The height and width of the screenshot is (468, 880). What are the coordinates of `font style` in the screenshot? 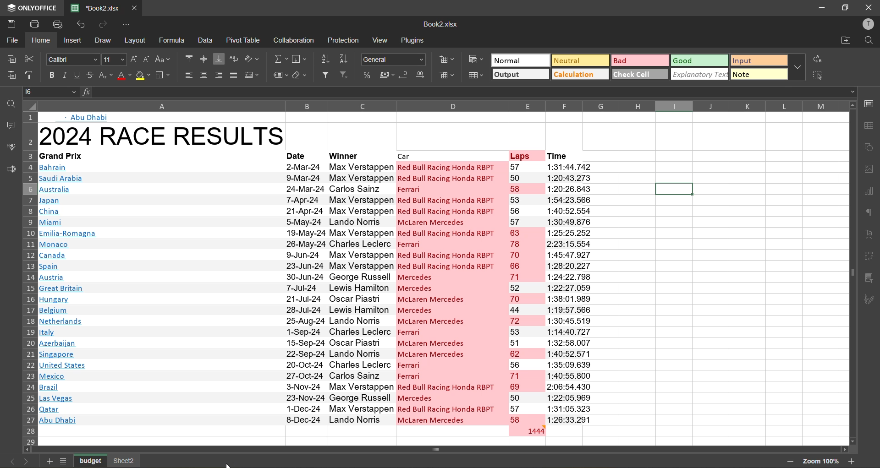 It's located at (71, 58).